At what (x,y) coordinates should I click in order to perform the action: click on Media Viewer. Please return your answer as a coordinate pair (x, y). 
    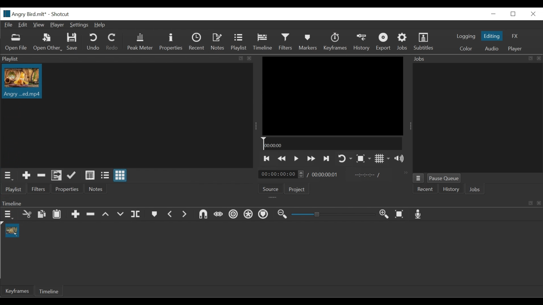
    Looking at the image, I should click on (332, 96).